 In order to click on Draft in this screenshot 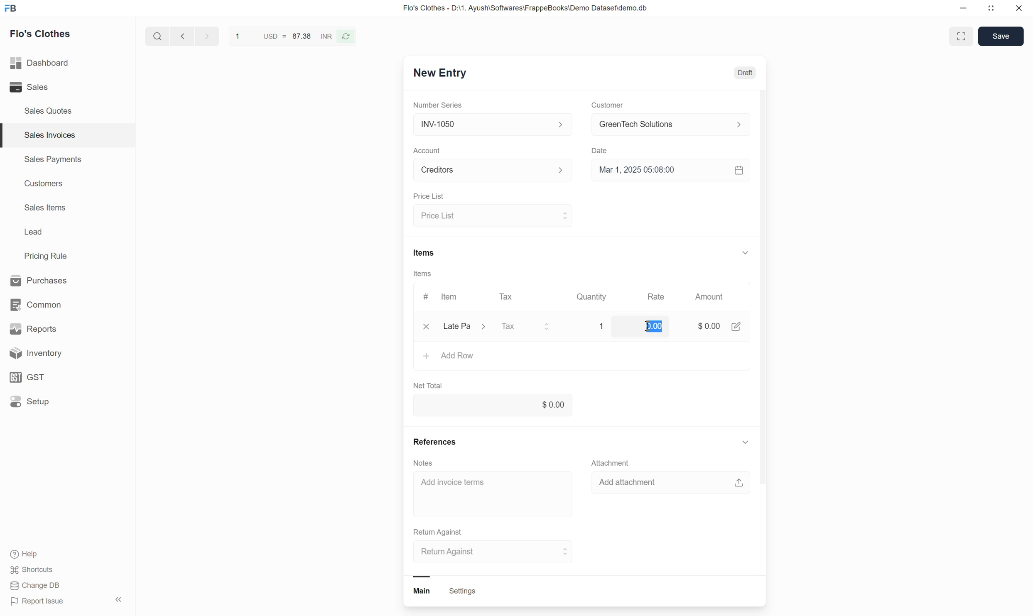, I will do `click(745, 73)`.